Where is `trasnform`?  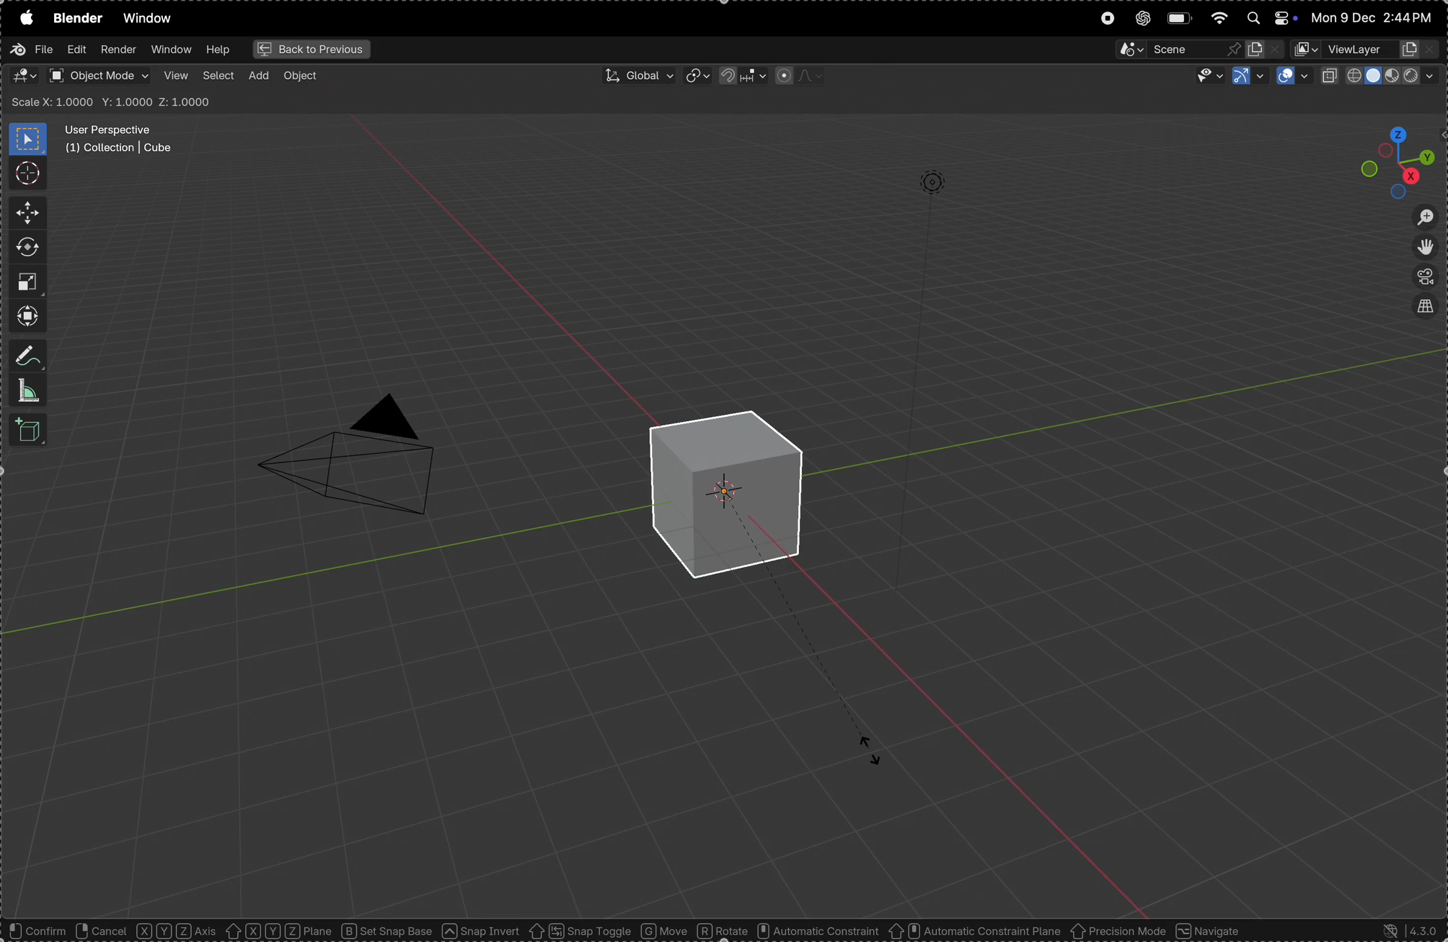 trasnform is located at coordinates (24, 316).